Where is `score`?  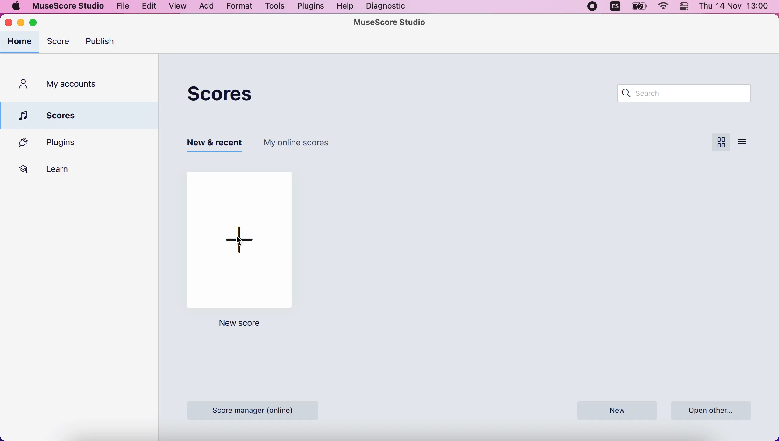 score is located at coordinates (60, 43).